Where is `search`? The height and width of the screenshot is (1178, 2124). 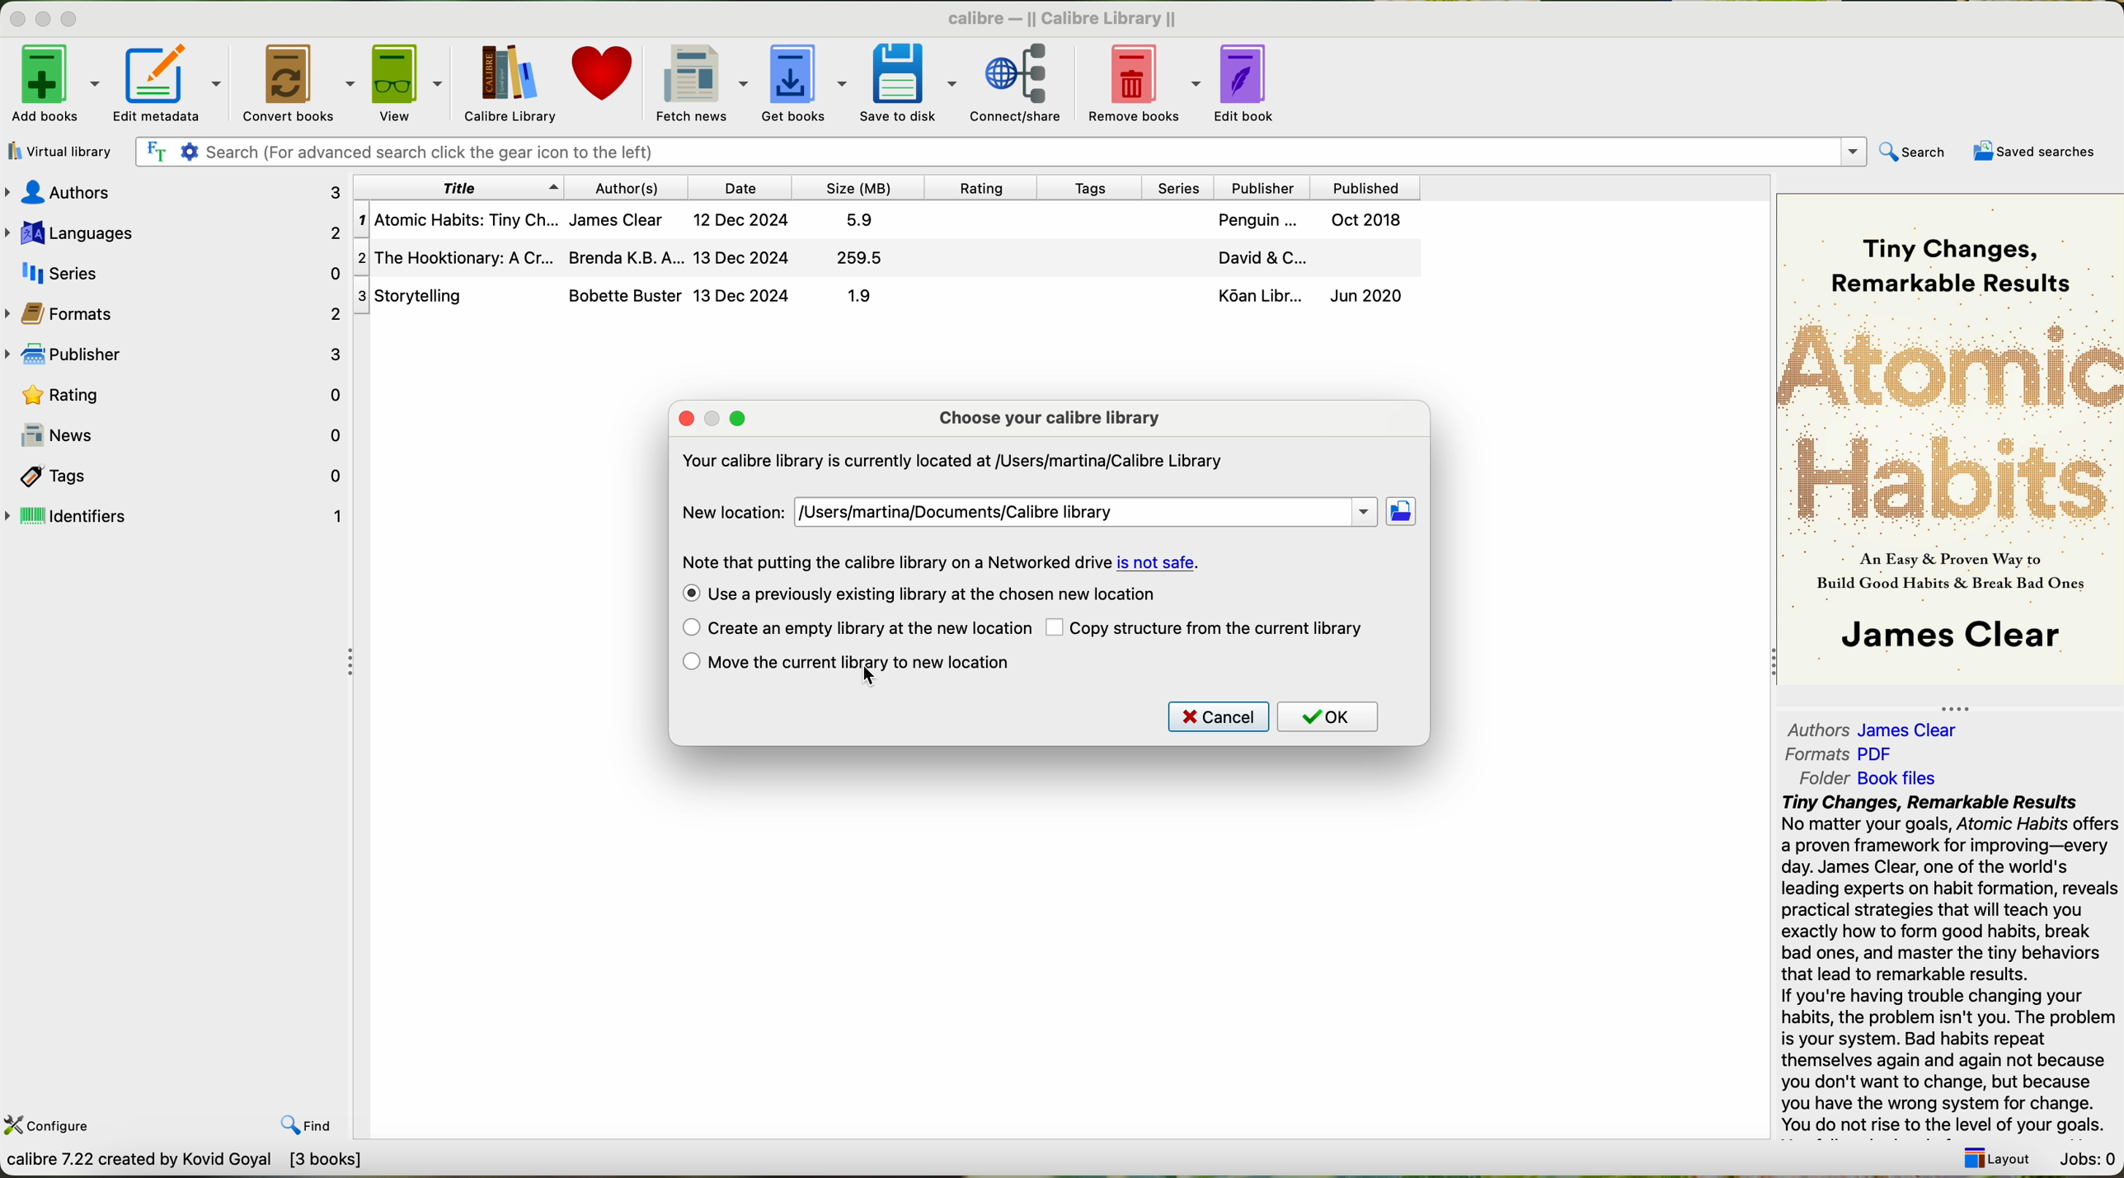
search is located at coordinates (1915, 153).